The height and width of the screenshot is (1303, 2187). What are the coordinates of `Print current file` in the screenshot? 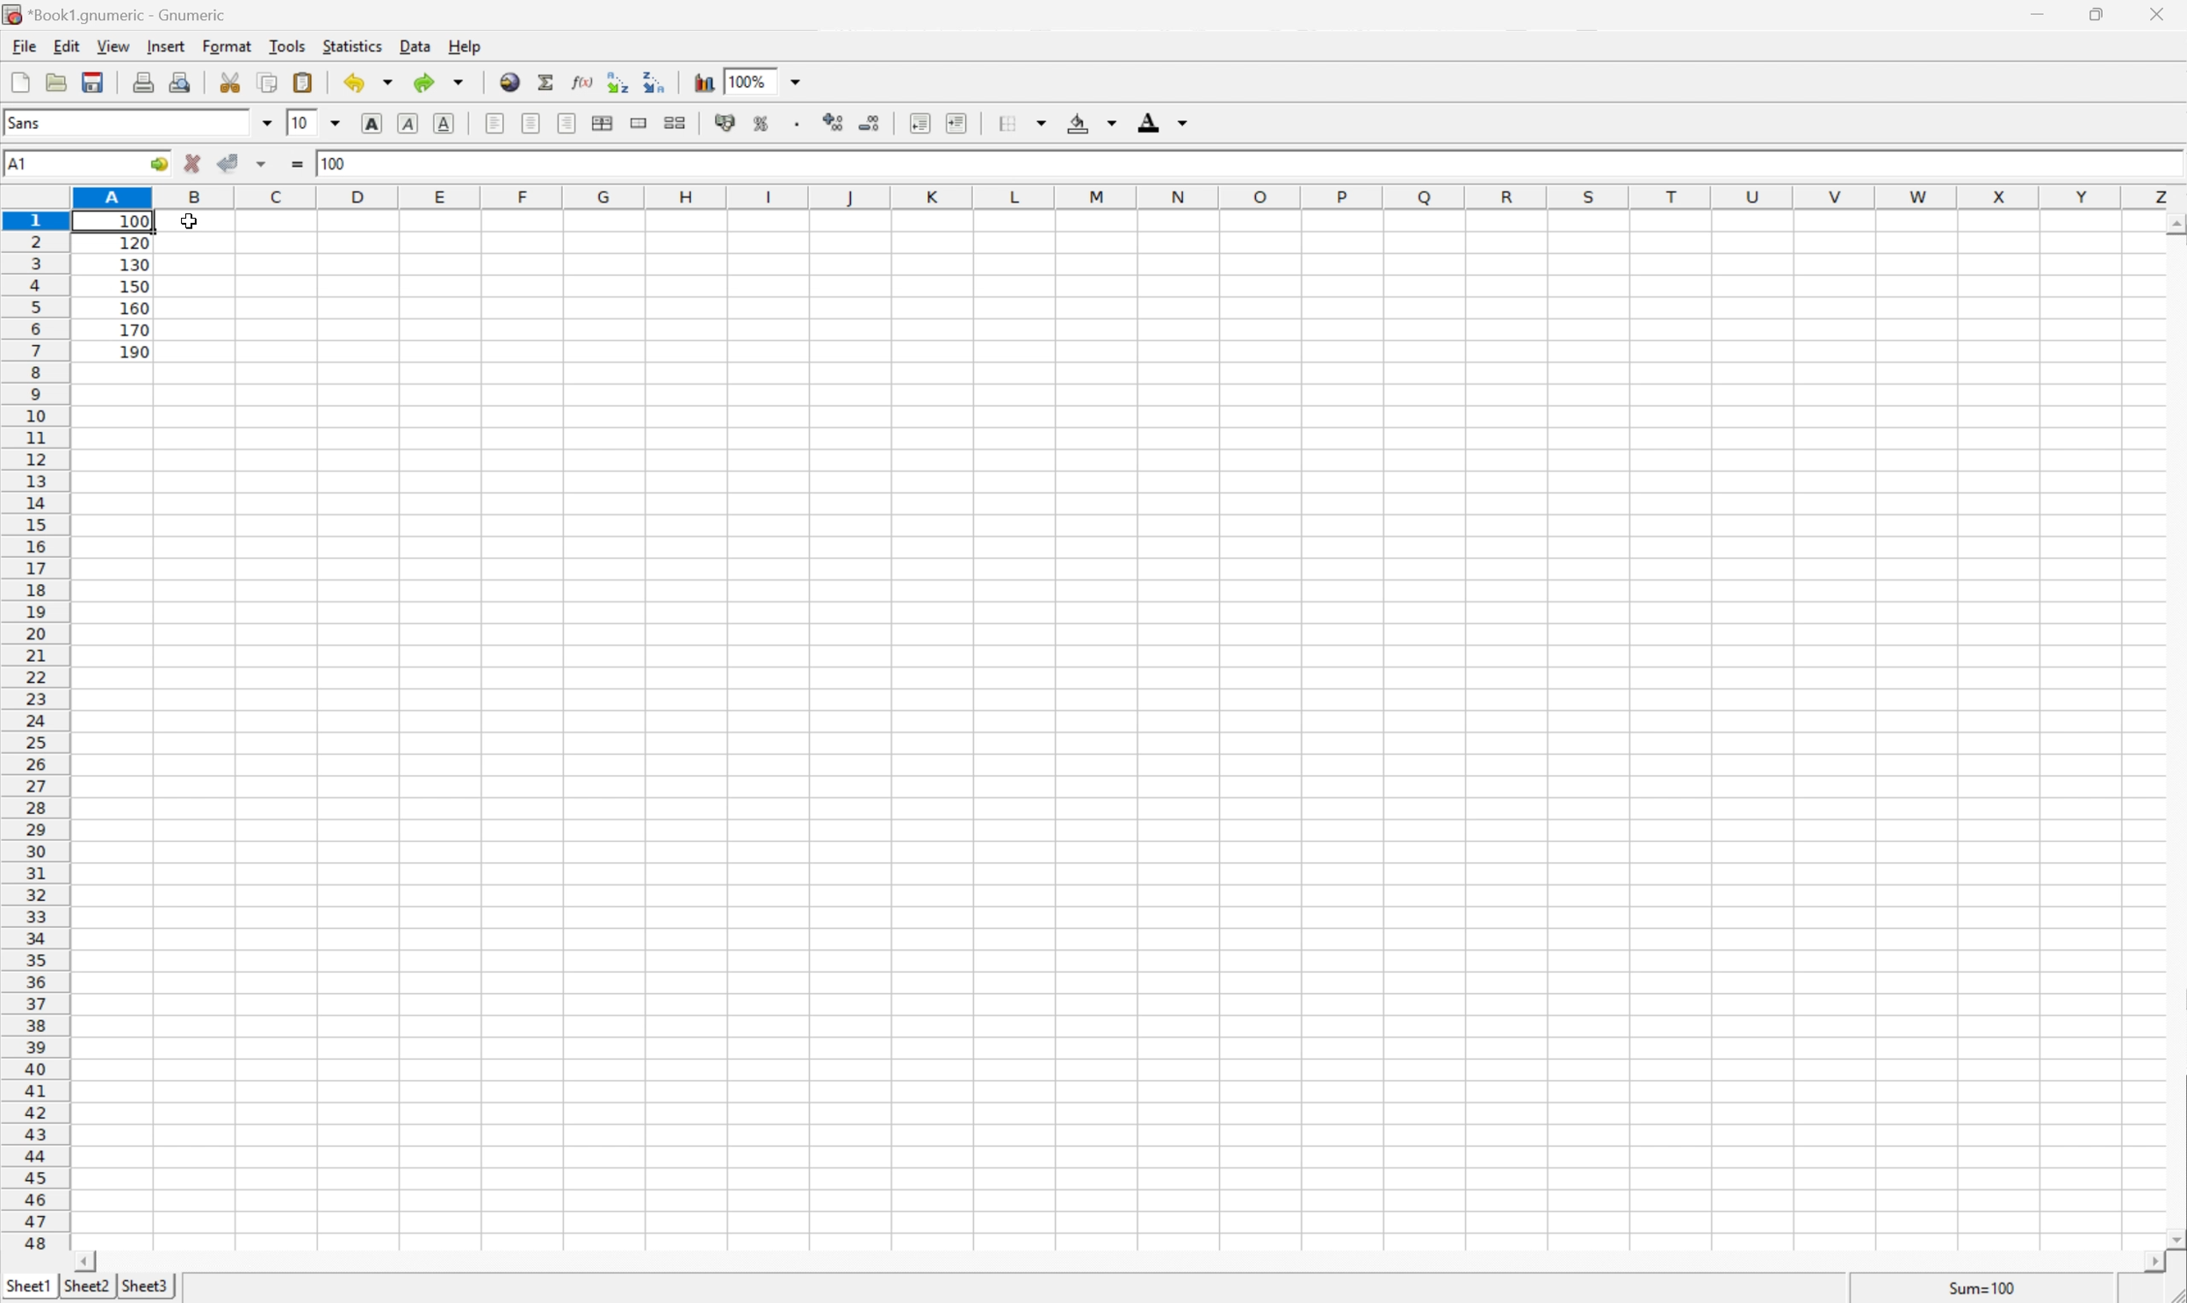 It's located at (144, 80).